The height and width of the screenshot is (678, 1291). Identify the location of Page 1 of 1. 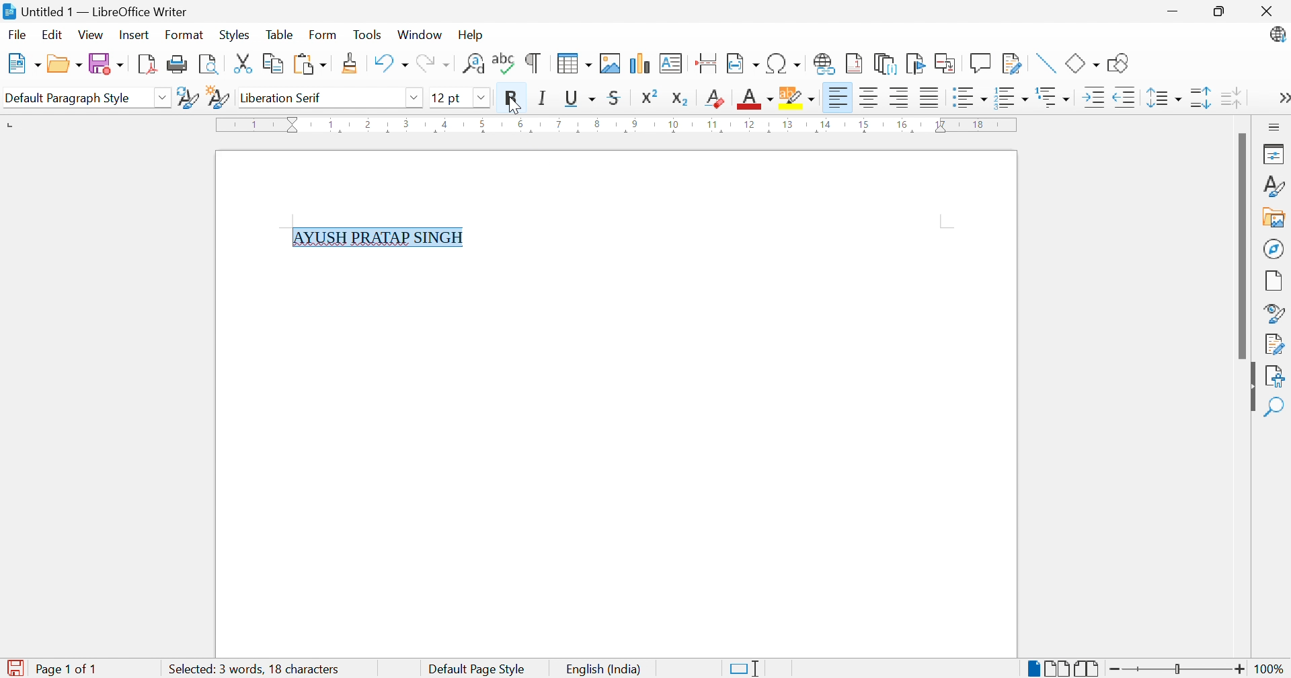
(70, 669).